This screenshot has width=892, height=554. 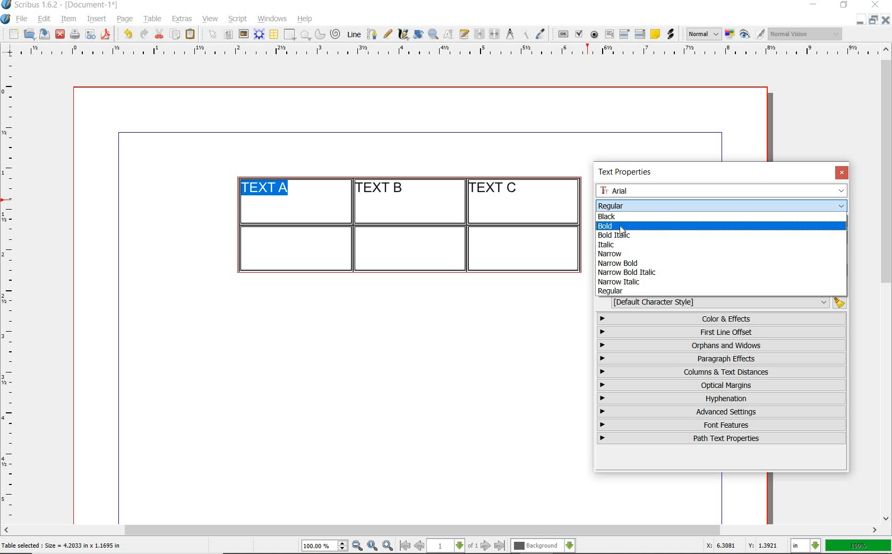 I want to click on open, so click(x=29, y=33).